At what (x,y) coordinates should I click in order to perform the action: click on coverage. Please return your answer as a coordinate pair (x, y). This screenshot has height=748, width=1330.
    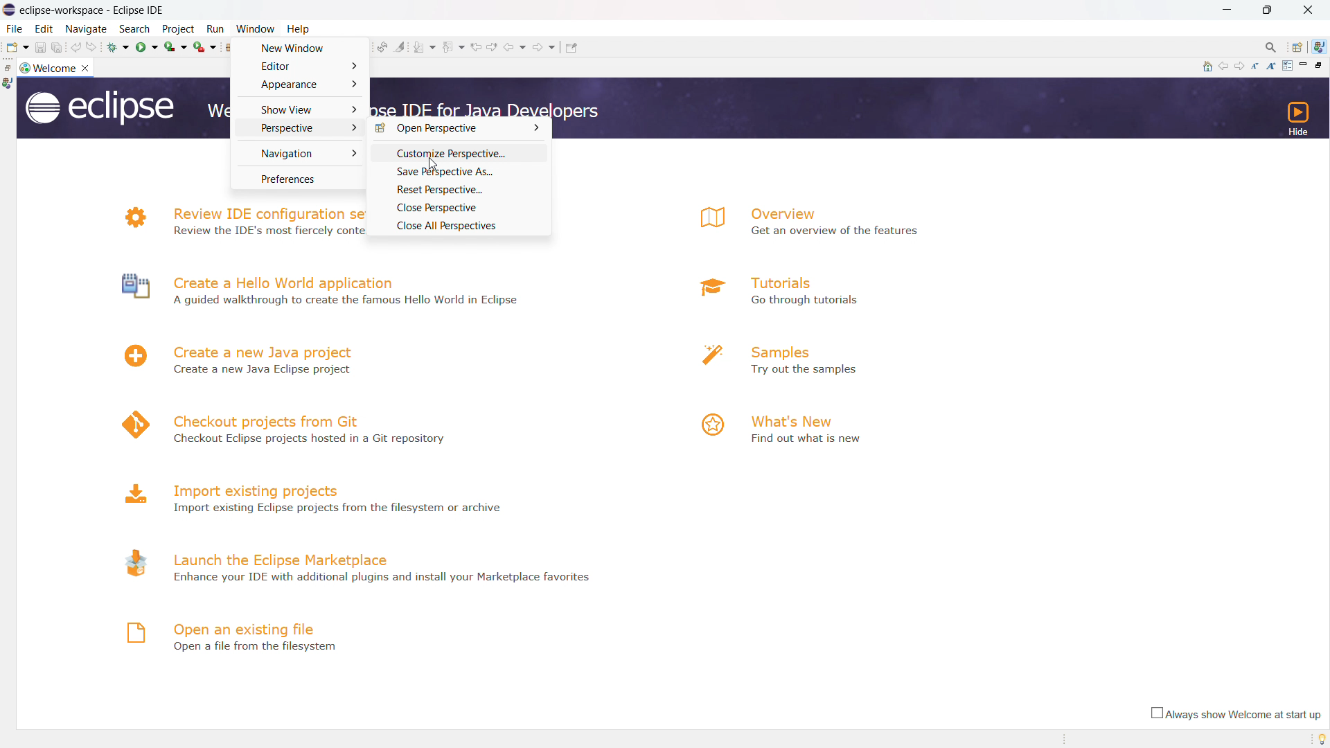
    Looking at the image, I should click on (175, 46).